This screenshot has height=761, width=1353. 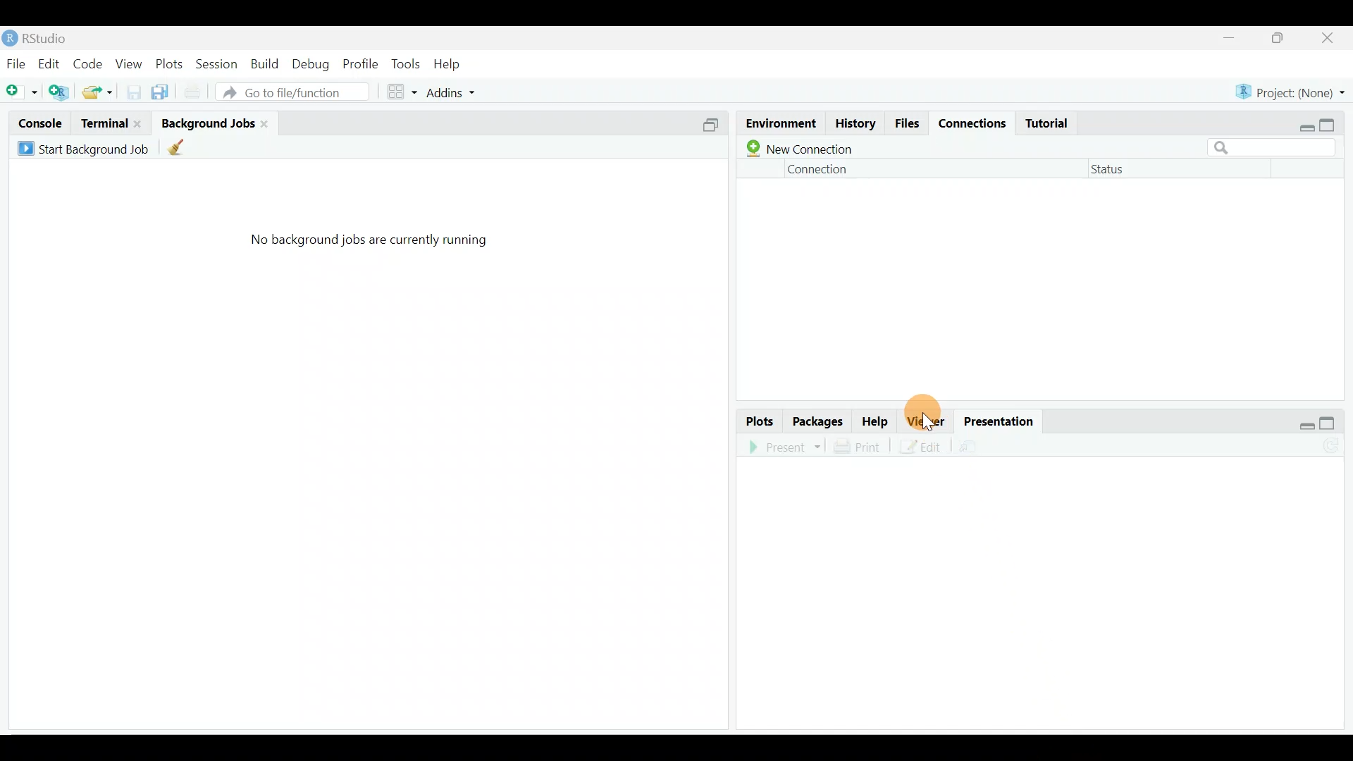 What do you see at coordinates (1335, 423) in the screenshot?
I see `Maximize` at bounding box center [1335, 423].